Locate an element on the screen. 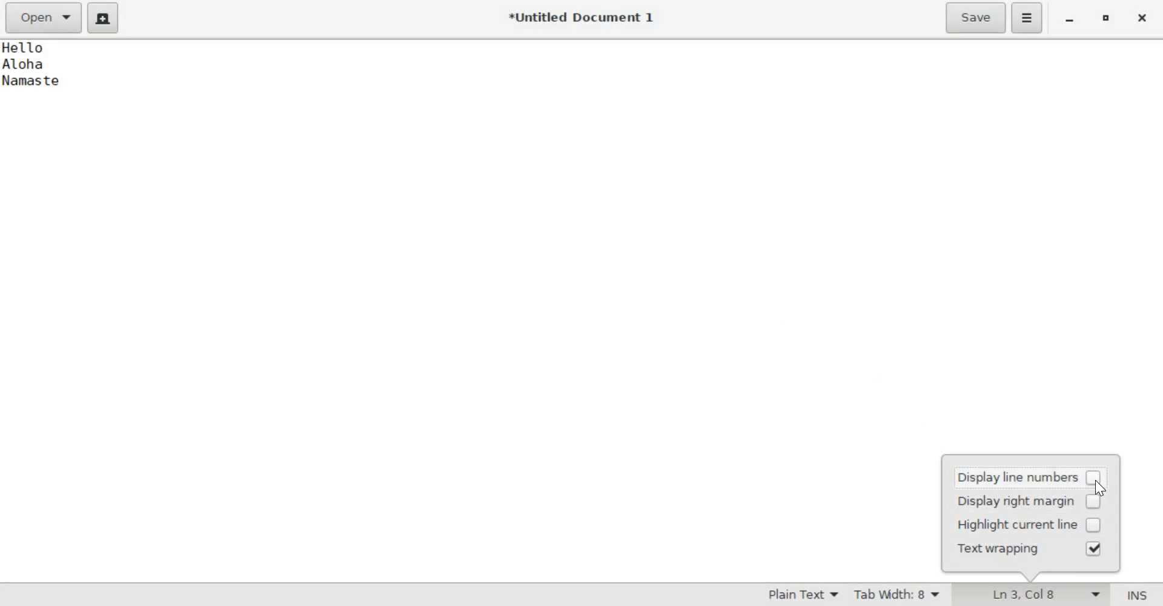 This screenshot has height=606, width=1163. Unselected Checkbox is located at coordinates (1094, 479).